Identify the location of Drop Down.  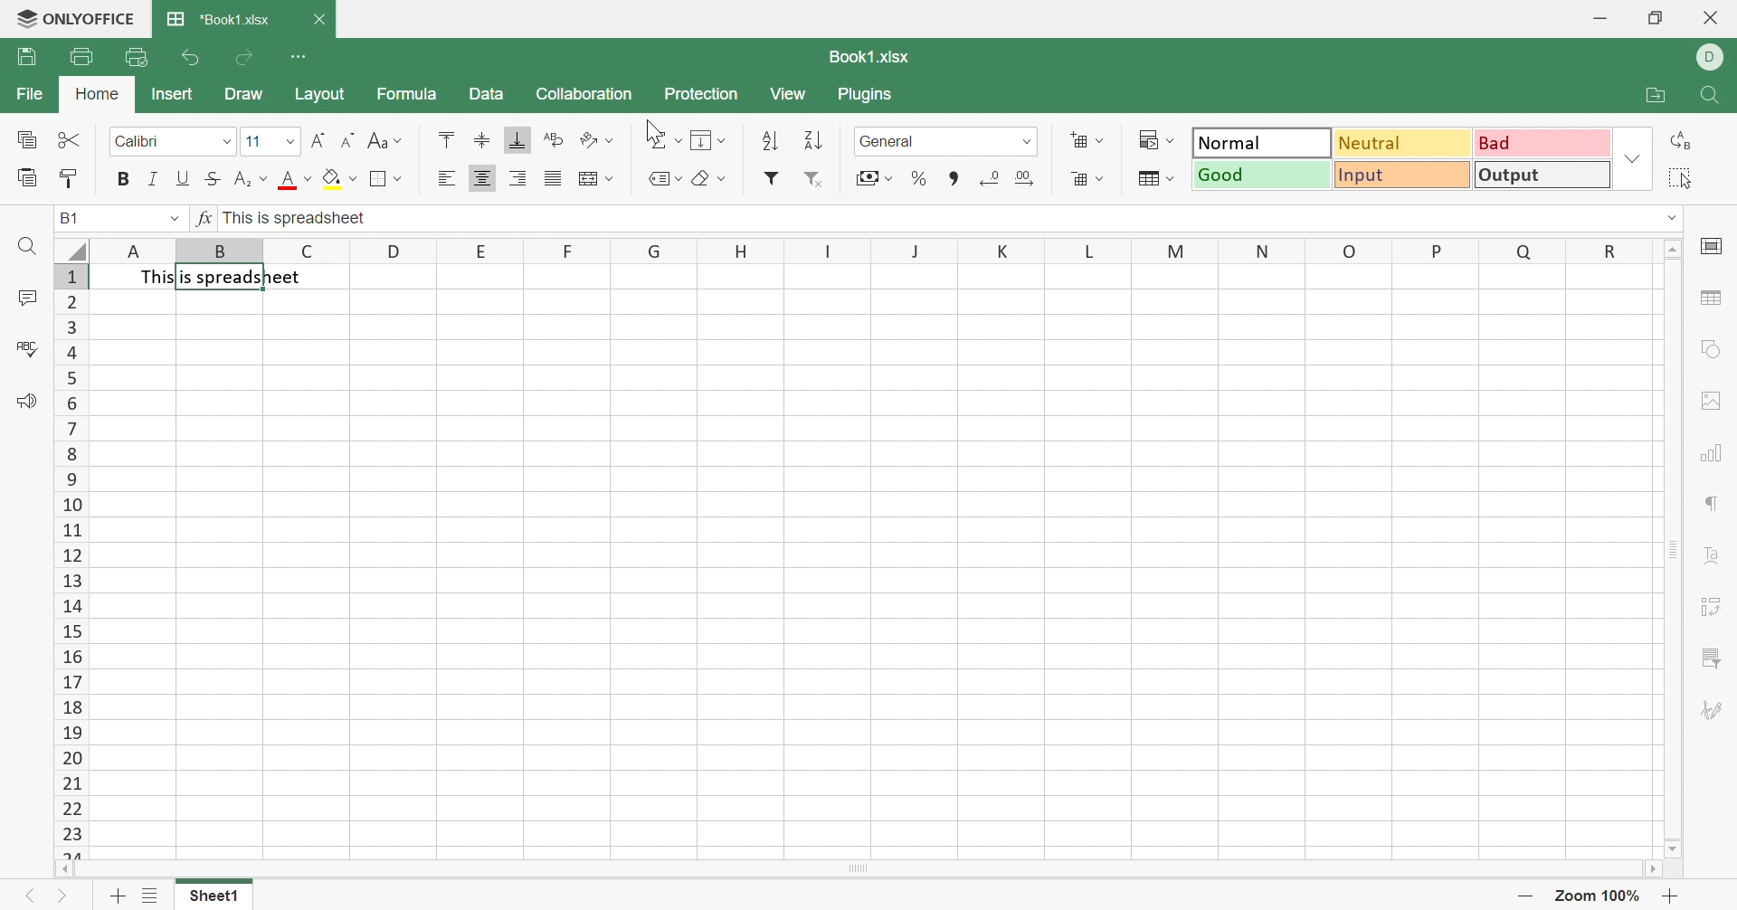
(292, 139).